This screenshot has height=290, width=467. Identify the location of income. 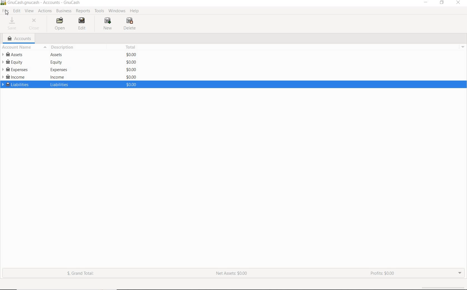
(57, 77).